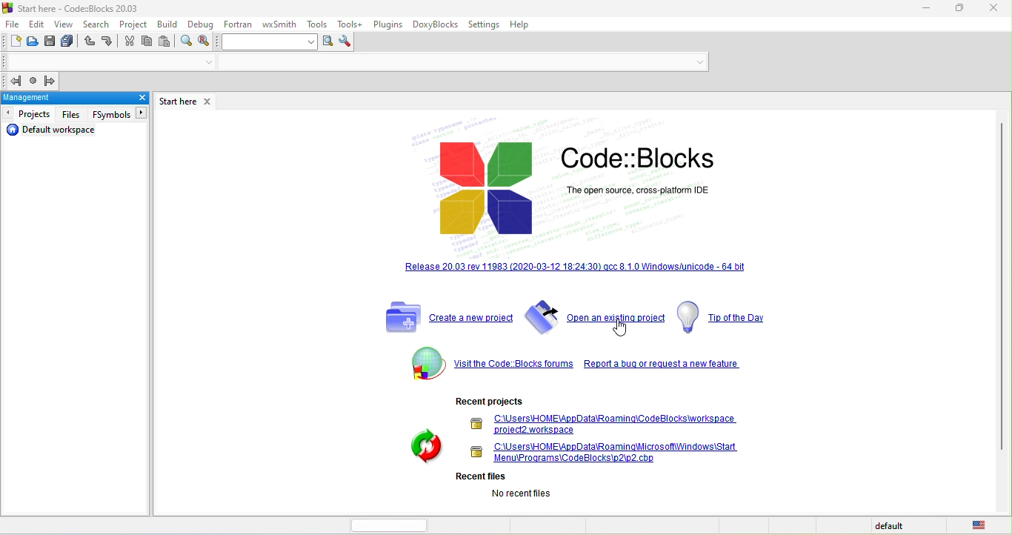 This screenshot has width=1012, height=535. Describe the element at coordinates (33, 42) in the screenshot. I see `open` at that location.